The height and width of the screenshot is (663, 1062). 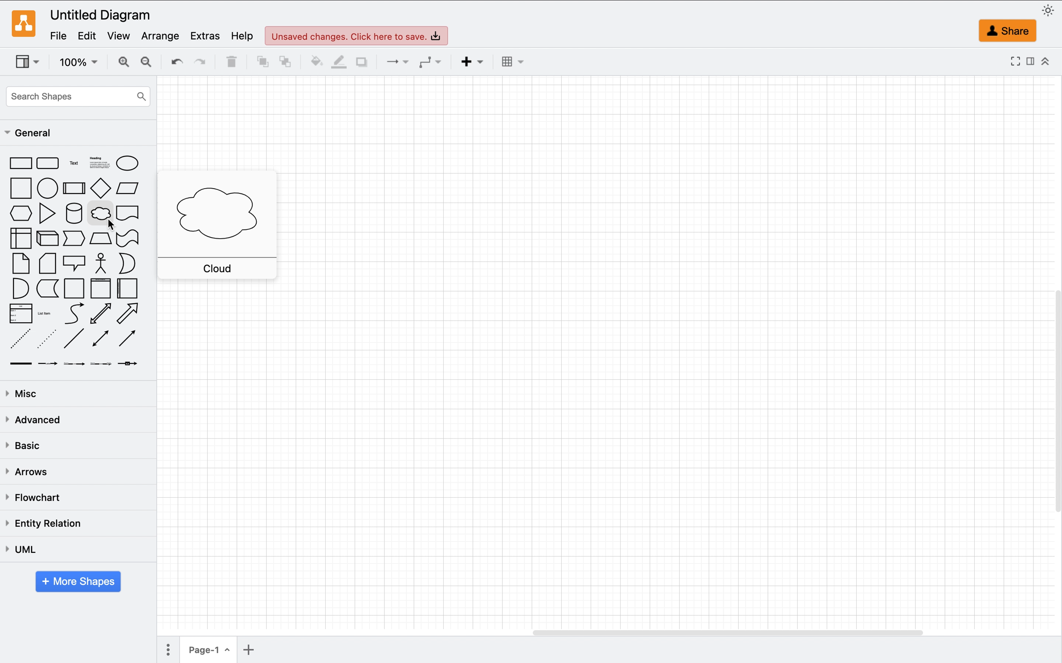 I want to click on insert, so click(x=470, y=63).